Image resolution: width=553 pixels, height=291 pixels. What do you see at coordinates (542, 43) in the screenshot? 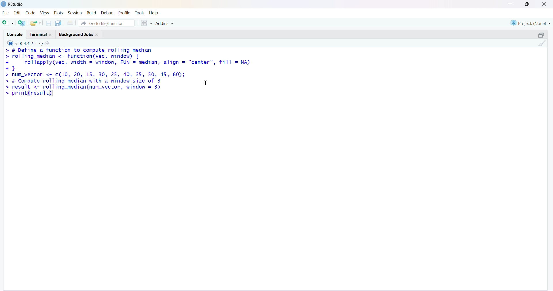
I see `clean` at bounding box center [542, 43].